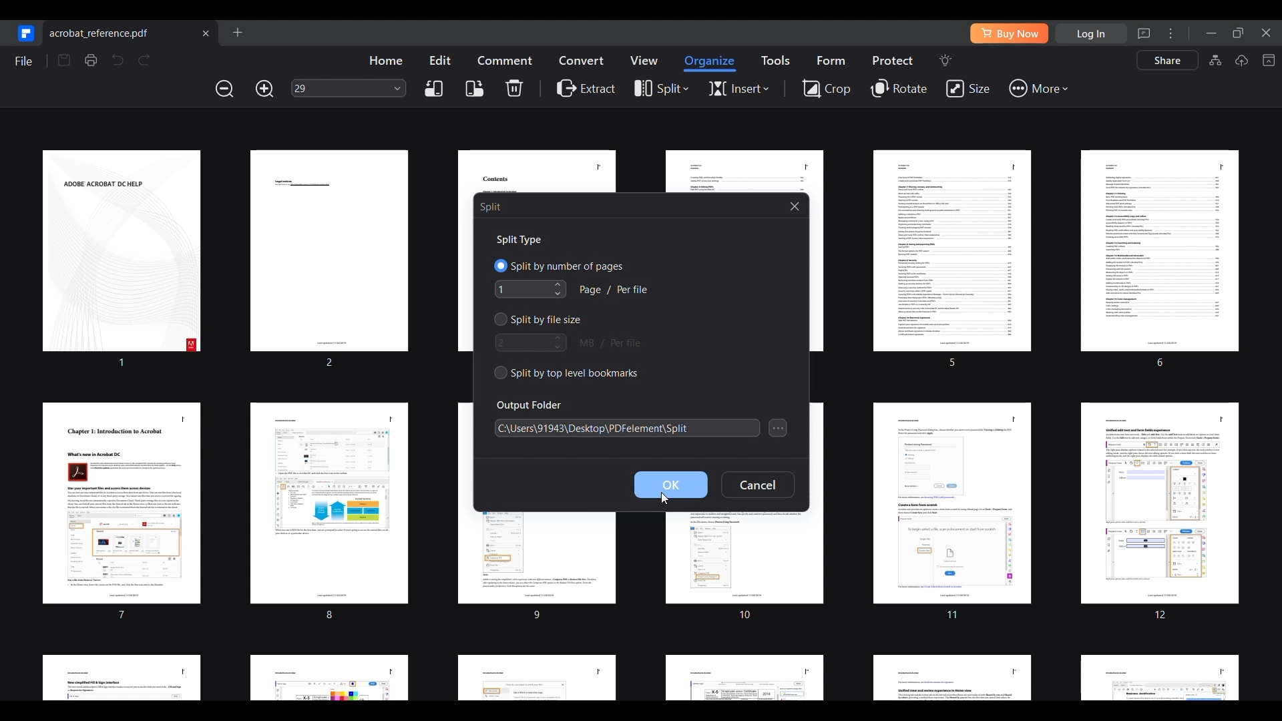 The image size is (1282, 721). Describe the element at coordinates (1263, 31) in the screenshot. I see `Close` at that location.